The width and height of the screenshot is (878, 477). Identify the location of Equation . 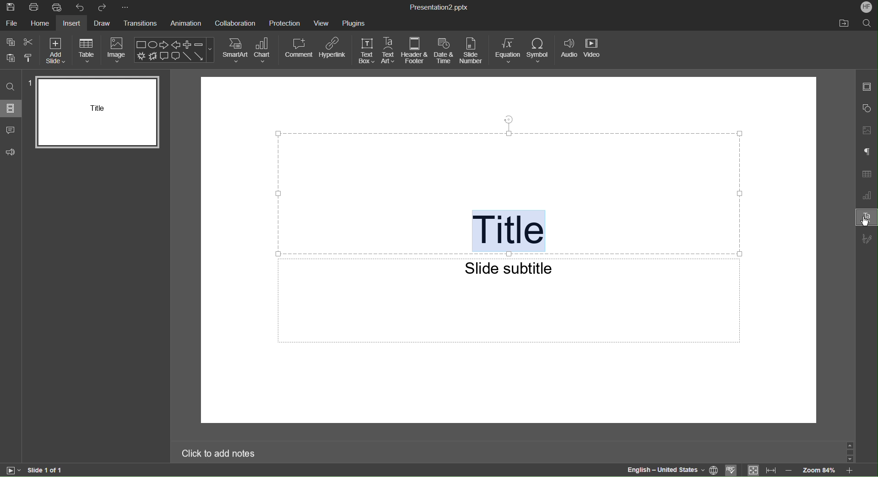
(507, 50).